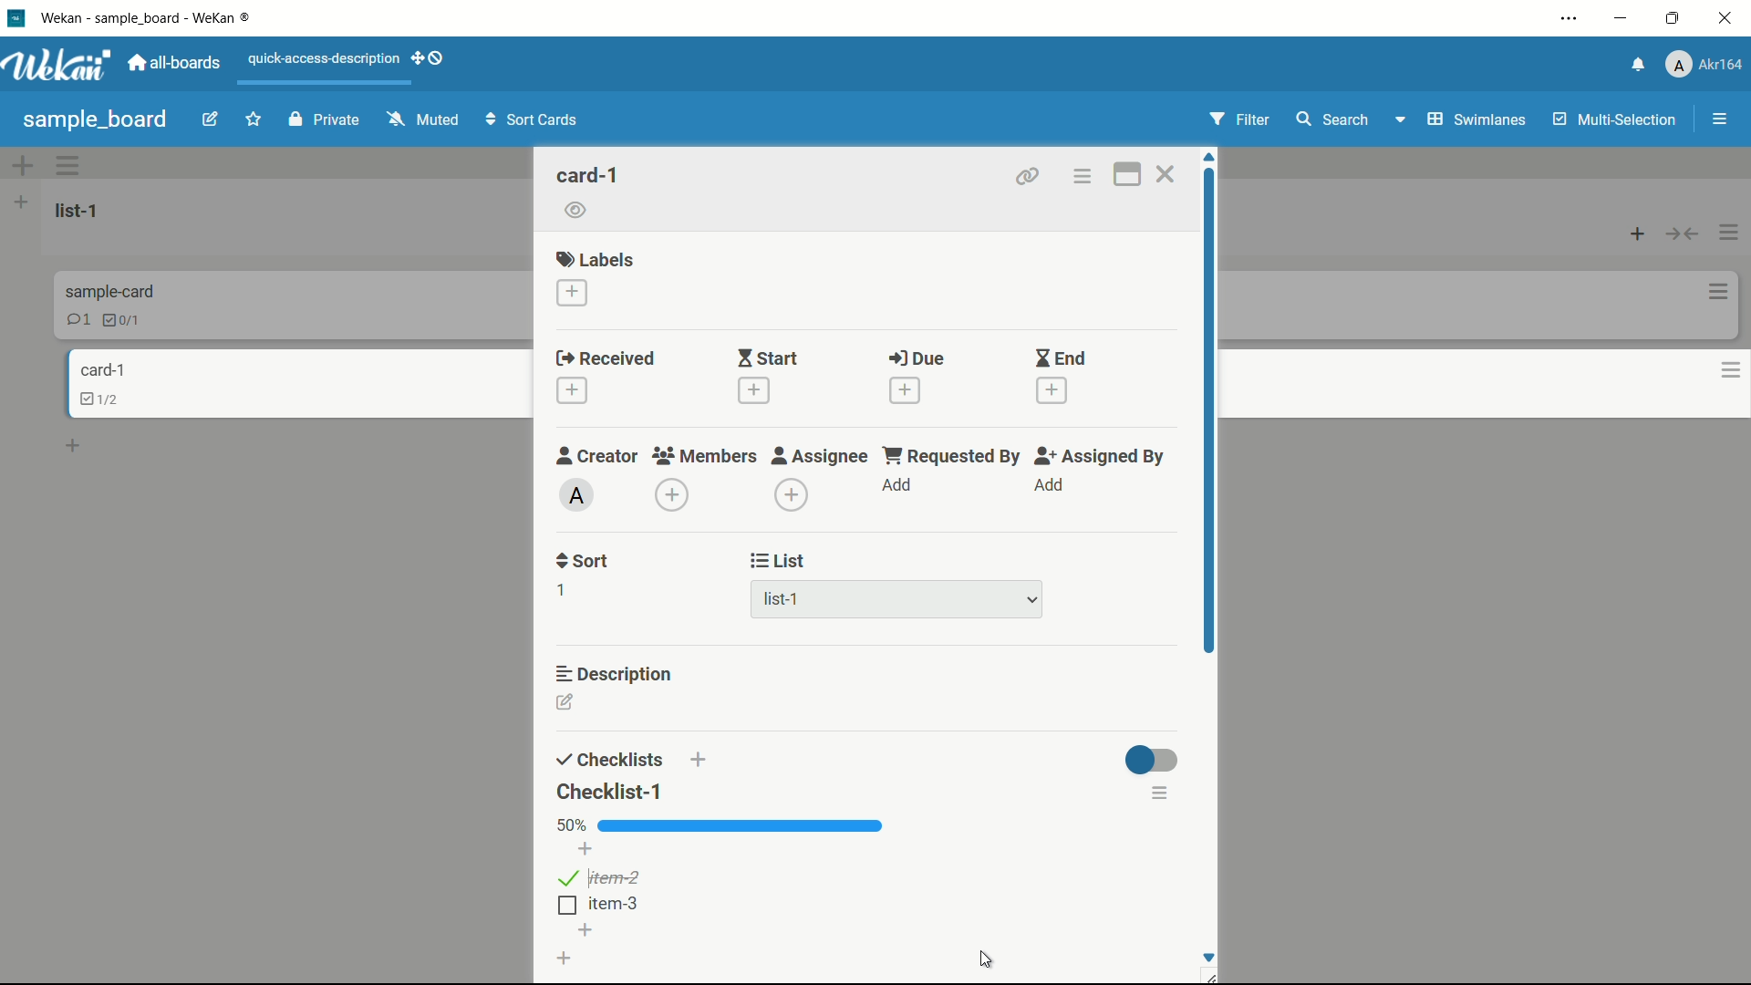 The width and height of the screenshot is (1751, 985). Describe the element at coordinates (572, 391) in the screenshot. I see `add date` at that location.